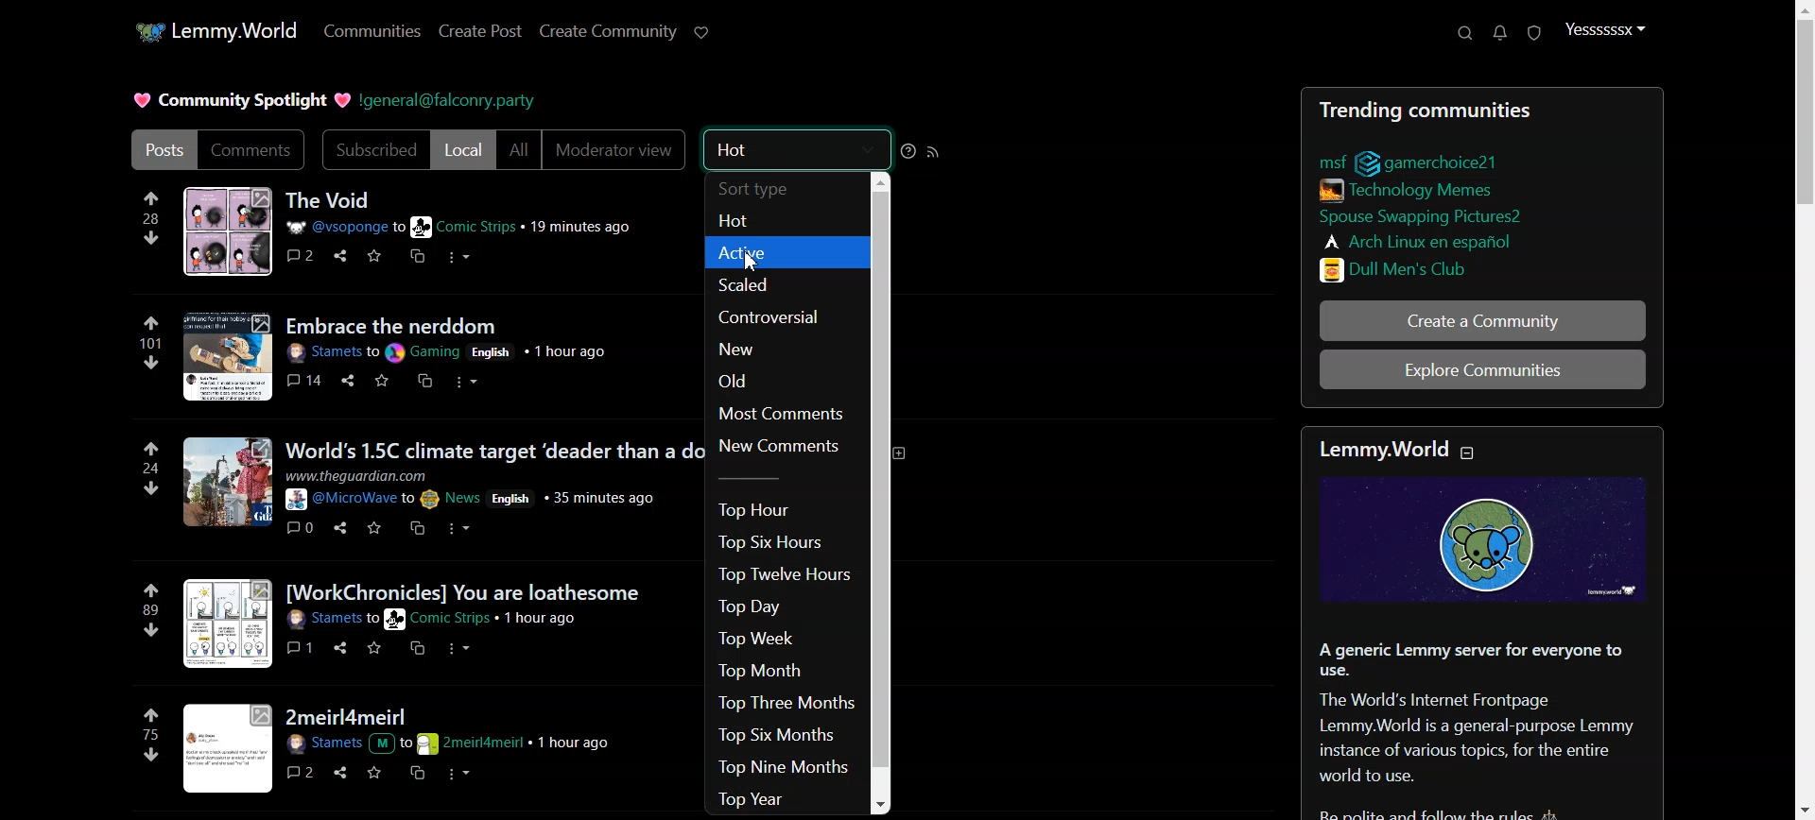 Image resolution: width=1815 pixels, height=820 pixels. Describe the element at coordinates (782, 606) in the screenshot. I see `Top Day` at that location.